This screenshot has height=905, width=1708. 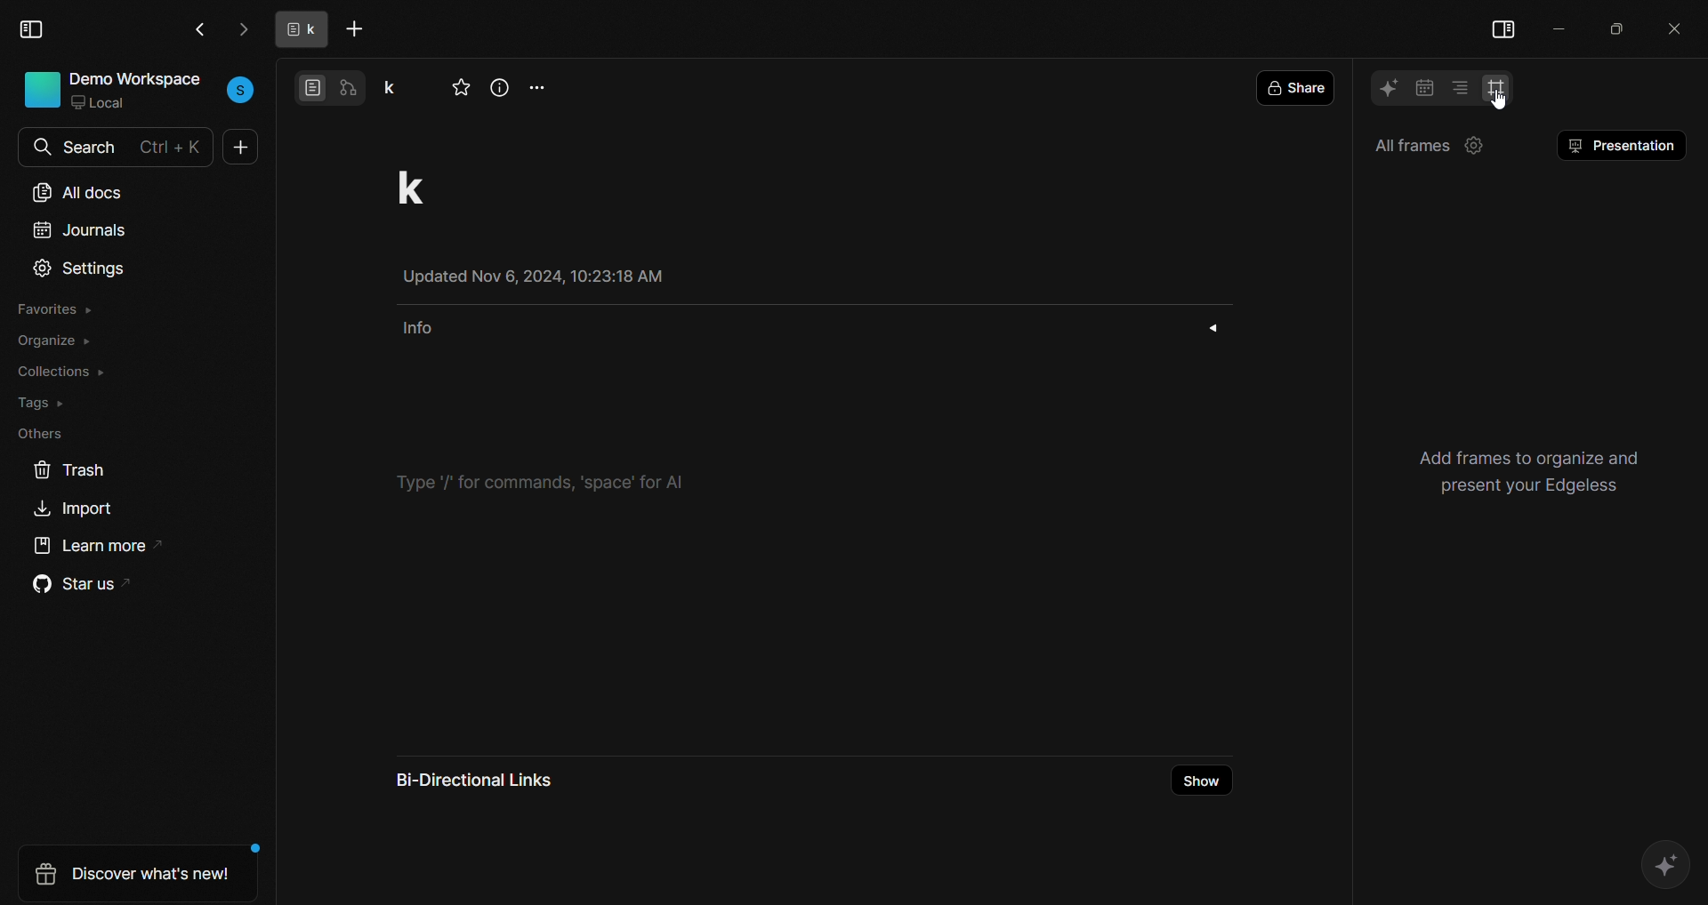 I want to click on go next, so click(x=241, y=29).